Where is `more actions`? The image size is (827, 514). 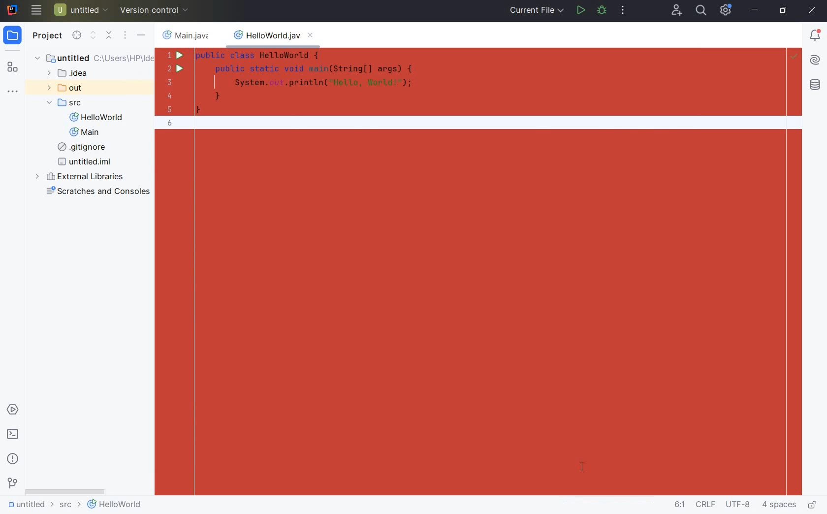 more actions is located at coordinates (624, 9).